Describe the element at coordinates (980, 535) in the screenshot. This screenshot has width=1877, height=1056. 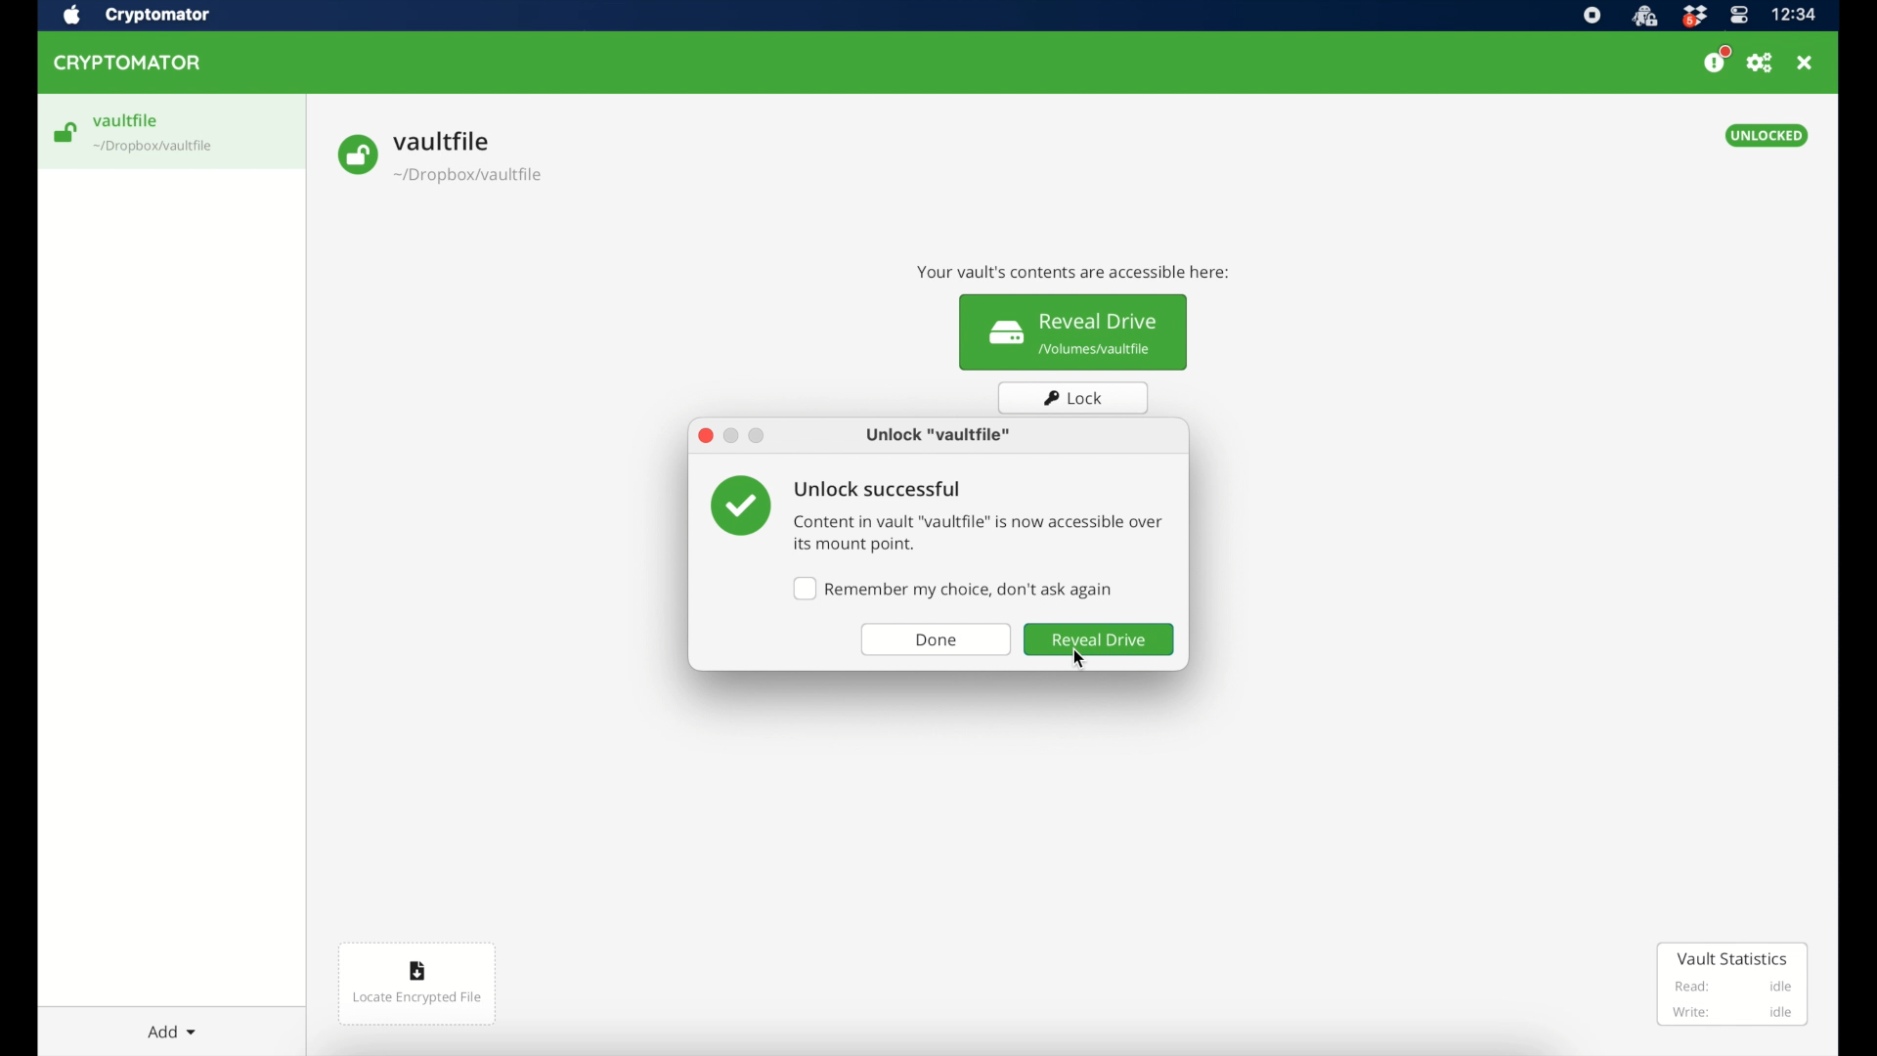
I see `Content in vault "vaultfile" is now accessible over its mount point.` at that location.